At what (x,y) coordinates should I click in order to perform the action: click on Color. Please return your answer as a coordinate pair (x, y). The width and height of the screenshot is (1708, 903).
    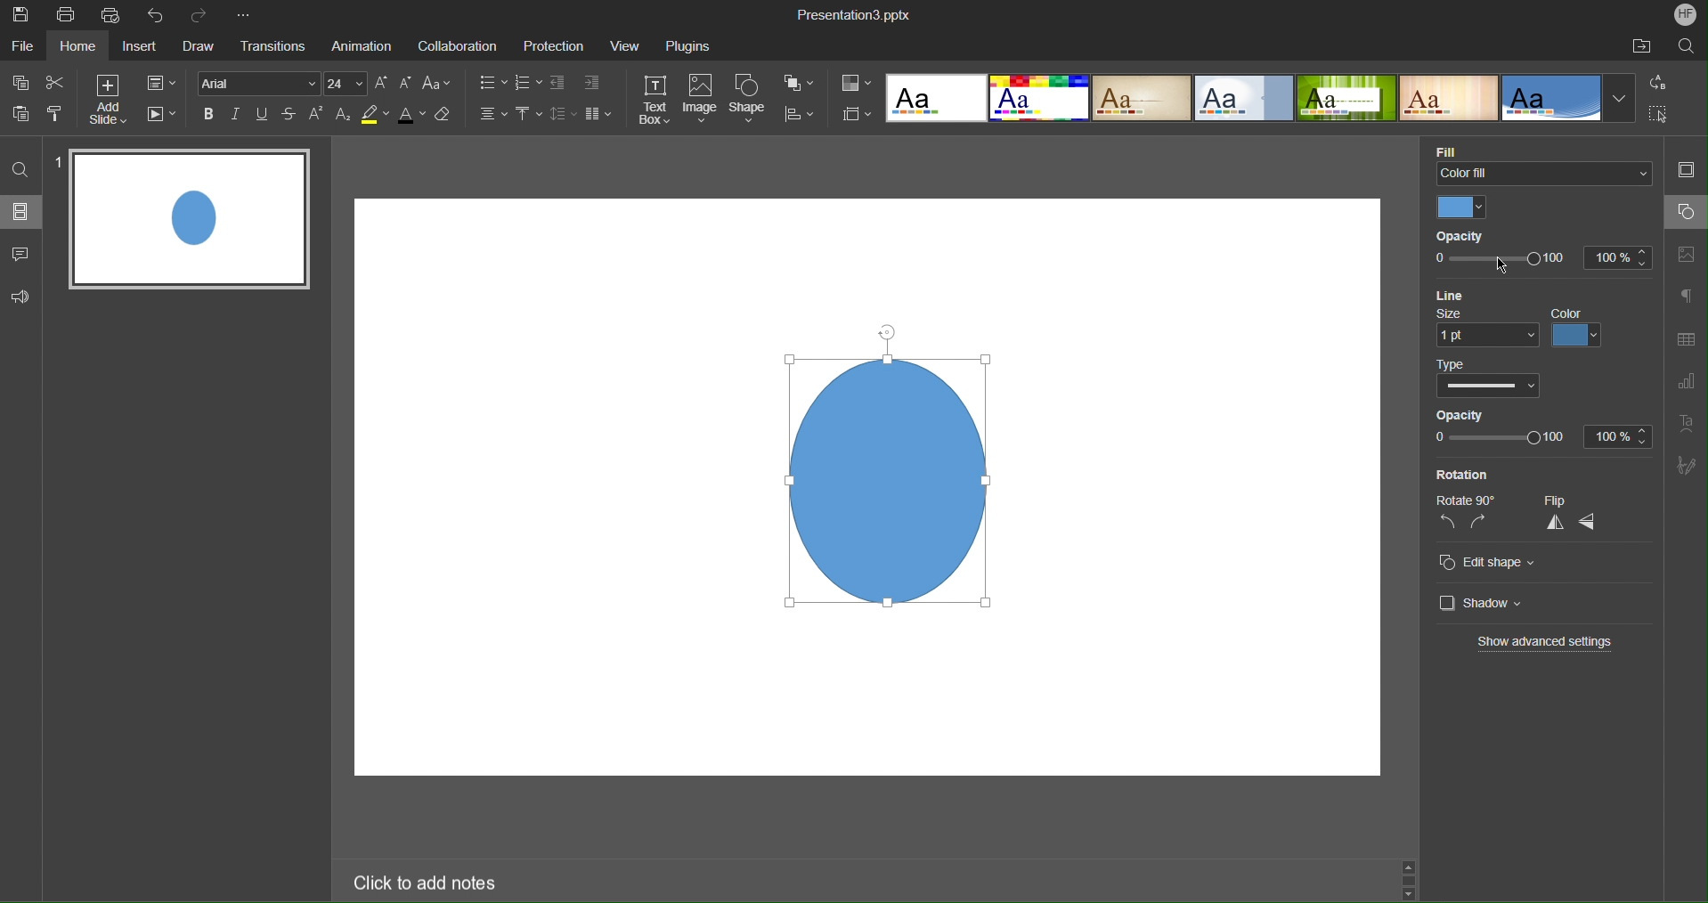
    Looking at the image, I should click on (1580, 329).